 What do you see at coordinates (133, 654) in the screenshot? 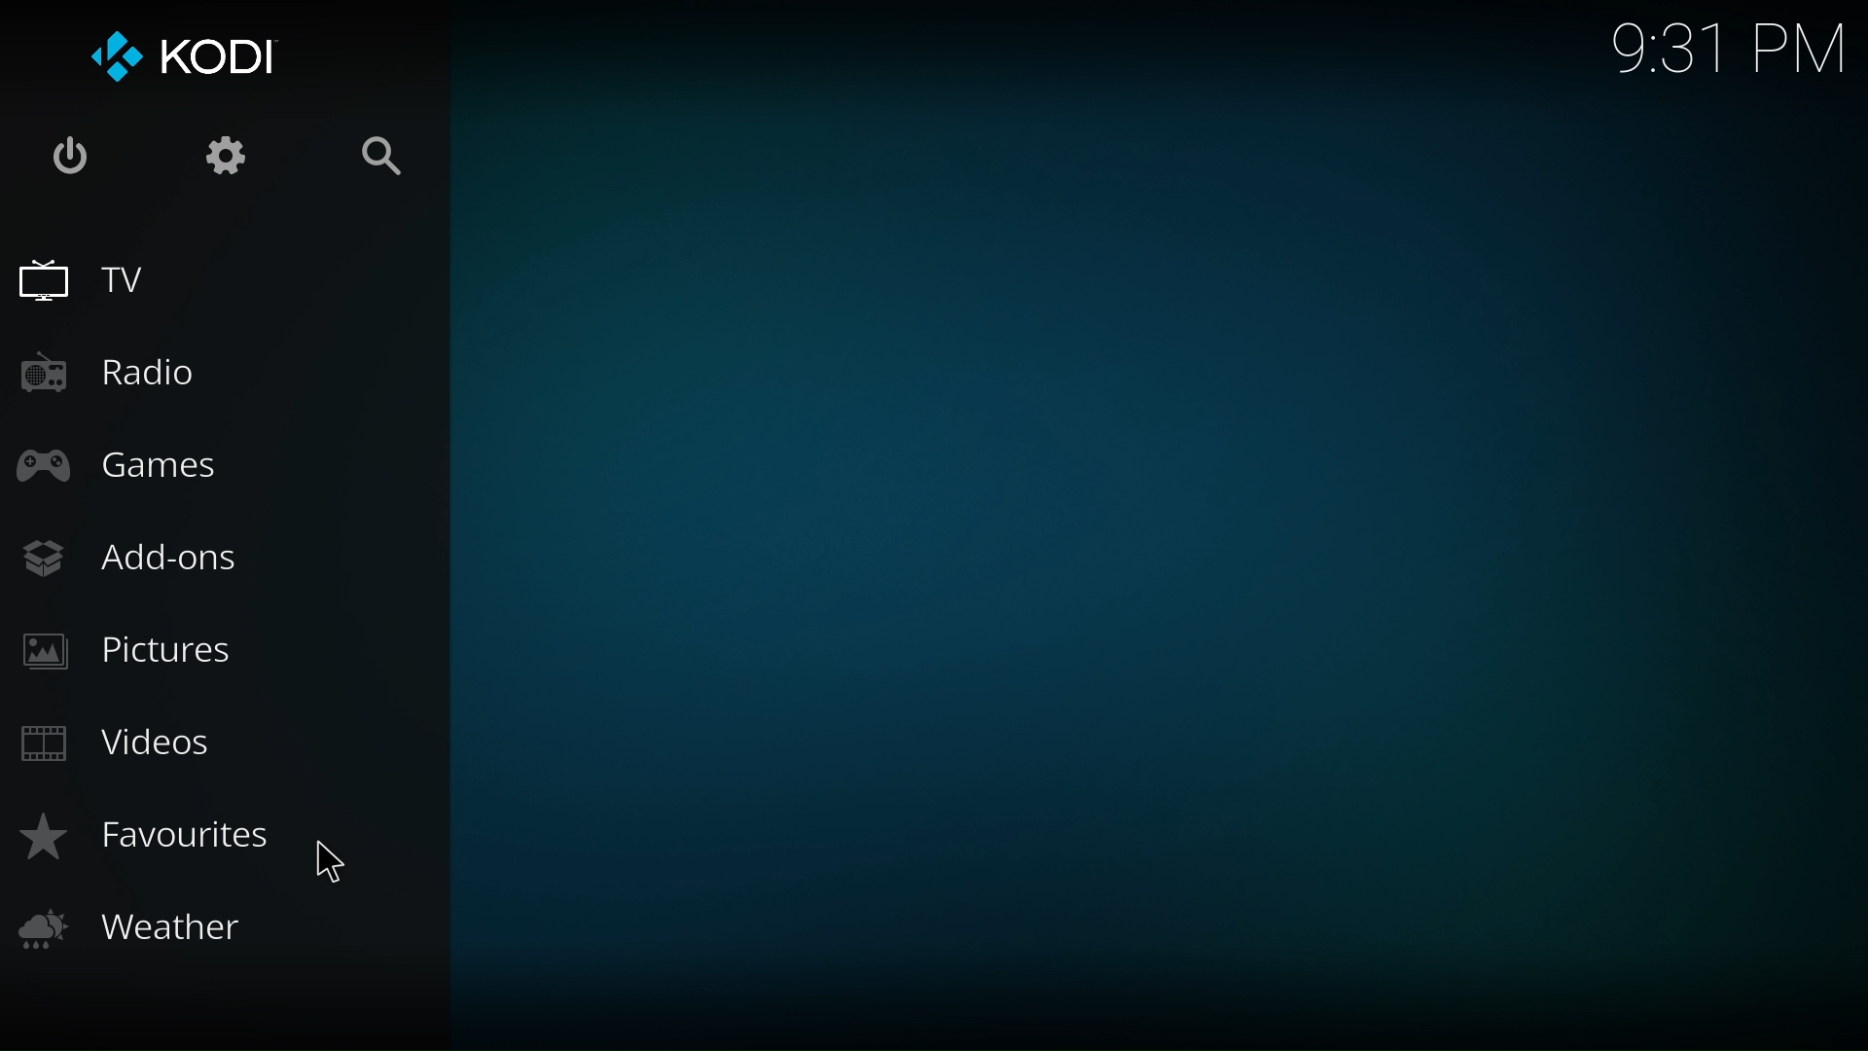
I see `pictures` at bounding box center [133, 654].